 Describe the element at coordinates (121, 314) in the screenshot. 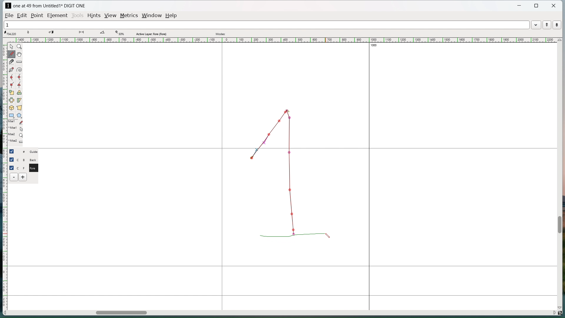

I see `horizontal scrollbar` at that location.